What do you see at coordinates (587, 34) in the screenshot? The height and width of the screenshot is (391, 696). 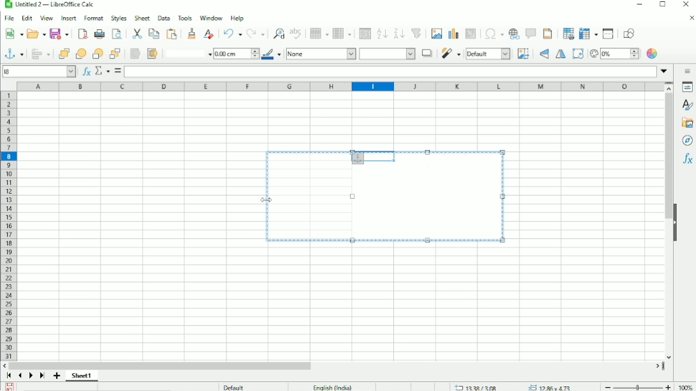 I see `Freeze rows and columns` at bounding box center [587, 34].